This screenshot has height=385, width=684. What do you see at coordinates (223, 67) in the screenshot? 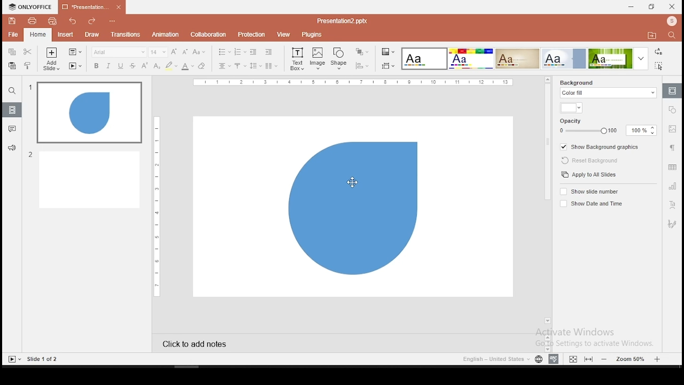
I see `horizontal align` at bounding box center [223, 67].